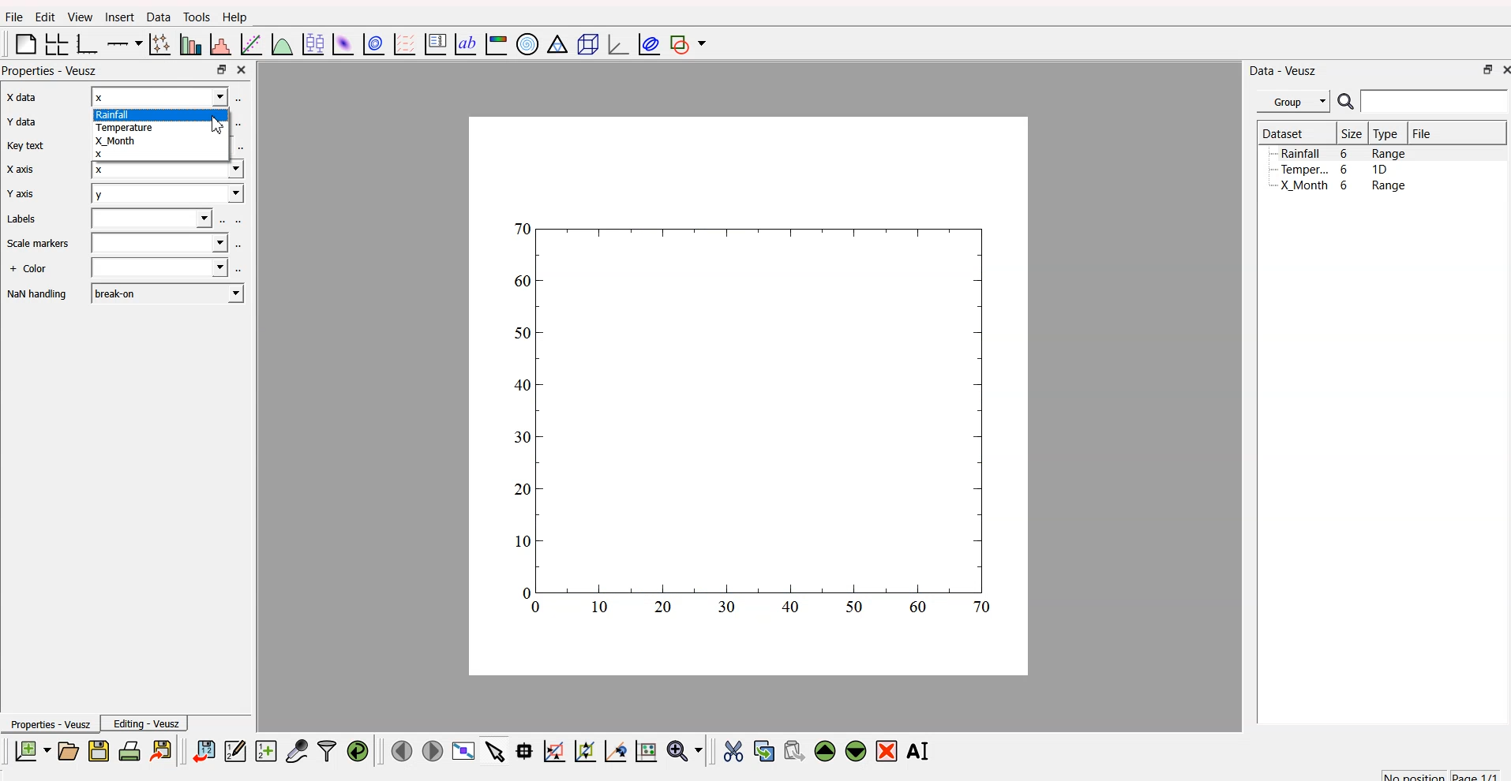 The width and height of the screenshot is (1511, 781). I want to click on Properties - Veusz, so click(49, 723).